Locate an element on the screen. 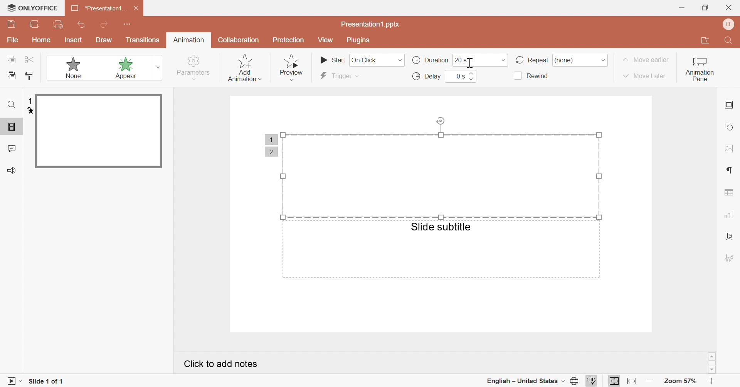 This screenshot has height=387, width=740. fit to width is located at coordinates (631, 382).